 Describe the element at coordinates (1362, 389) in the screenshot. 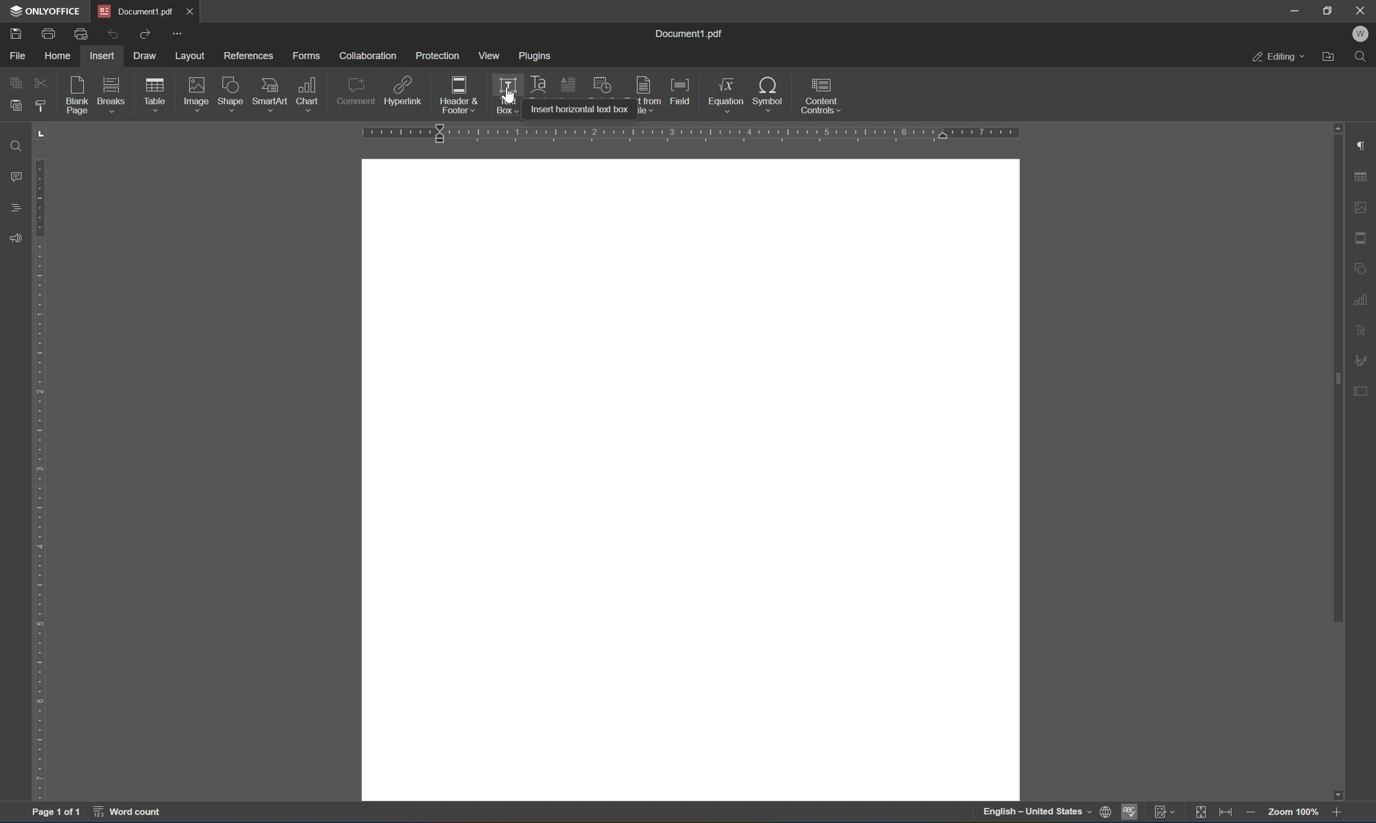

I see `Form settings` at that location.